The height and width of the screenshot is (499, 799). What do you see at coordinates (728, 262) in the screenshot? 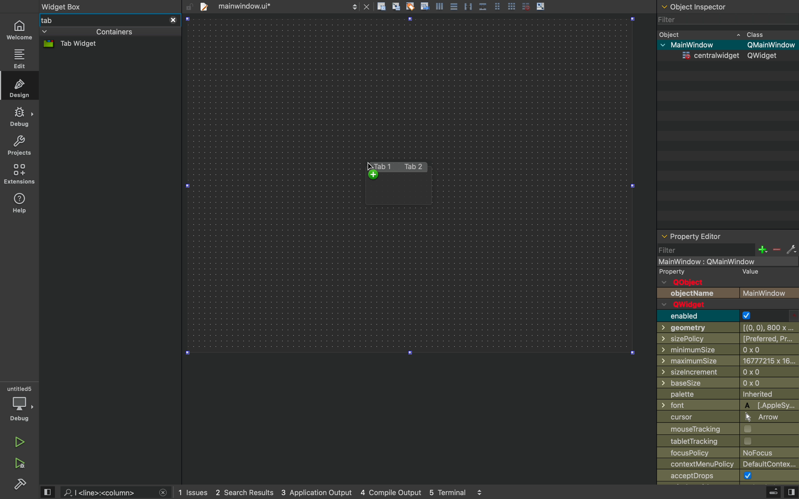
I see `mainwindow` at bounding box center [728, 262].